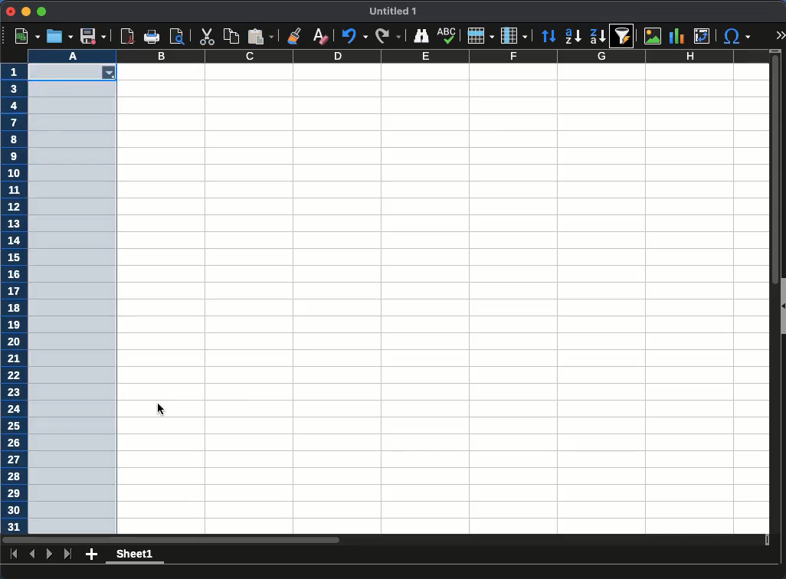 Image resolution: width=786 pixels, height=579 pixels. What do you see at coordinates (34, 554) in the screenshot?
I see `previous sheet` at bounding box center [34, 554].